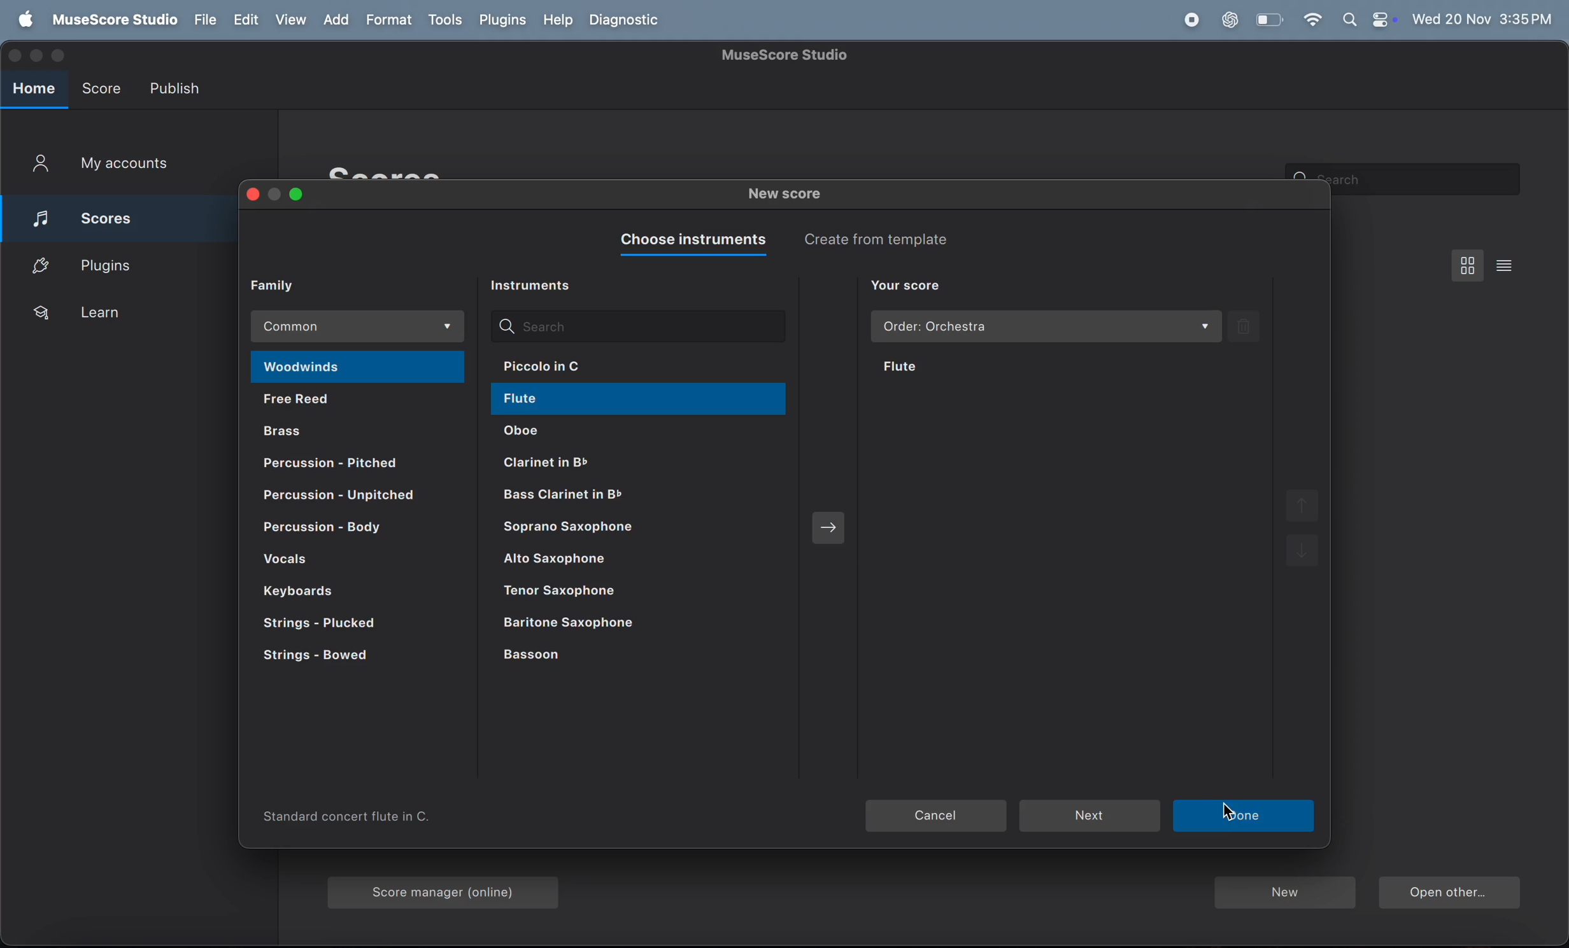  What do you see at coordinates (448, 888) in the screenshot?
I see `score mangager online` at bounding box center [448, 888].